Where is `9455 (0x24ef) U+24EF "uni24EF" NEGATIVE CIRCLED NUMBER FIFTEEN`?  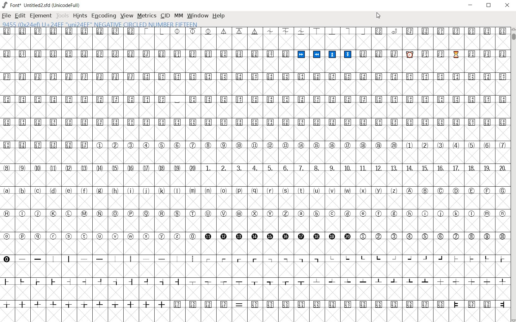 9455 (0x24ef) U+24EF "uni24EF" NEGATIVE CIRCLED NUMBER FIFTEEN is located at coordinates (100, 24).